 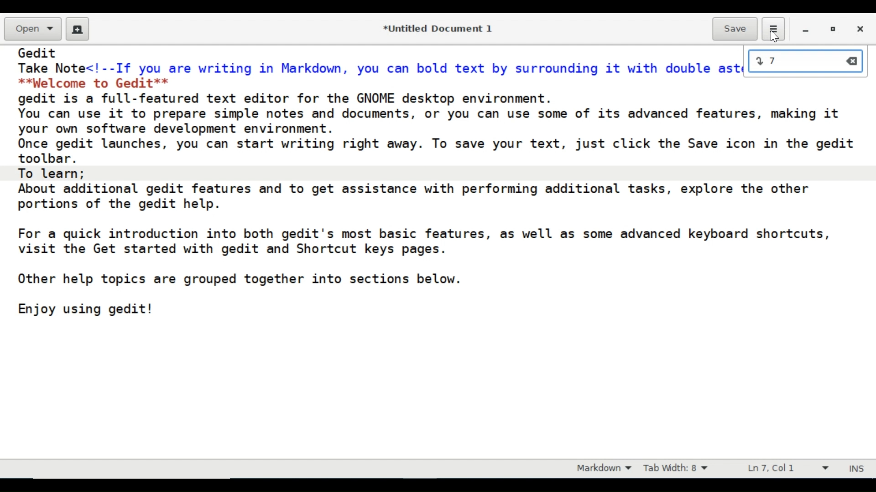 What do you see at coordinates (773, 30) in the screenshot?
I see `Application menu` at bounding box center [773, 30].